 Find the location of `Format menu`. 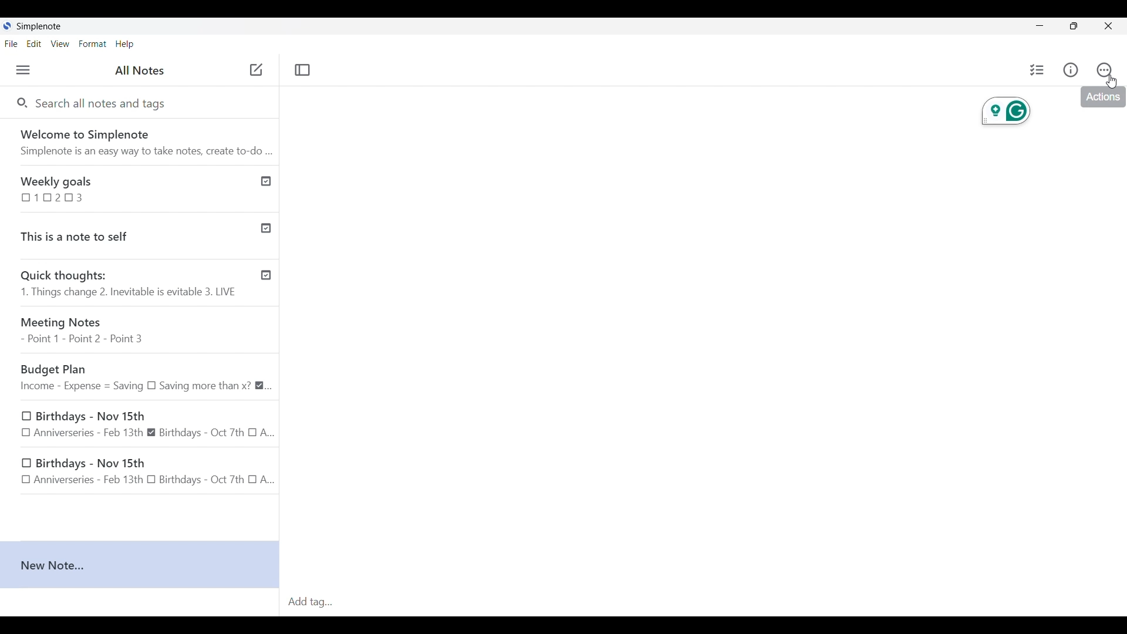

Format menu is located at coordinates (92, 44).